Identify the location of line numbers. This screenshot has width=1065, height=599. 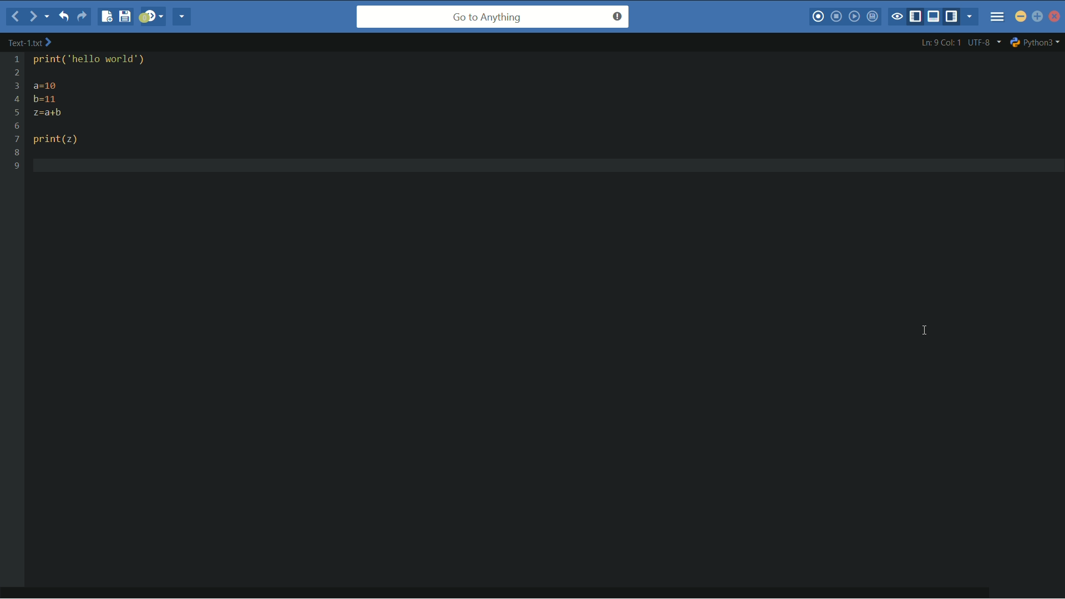
(16, 113).